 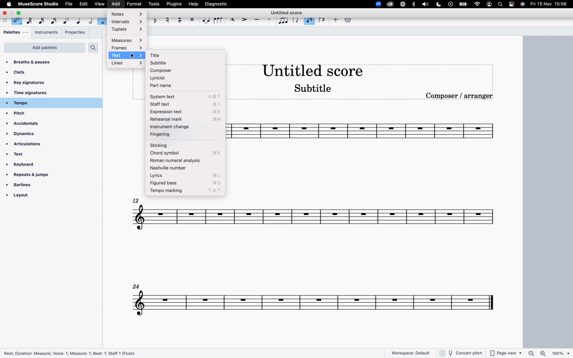 What do you see at coordinates (174, 4) in the screenshot?
I see `plugins` at bounding box center [174, 4].